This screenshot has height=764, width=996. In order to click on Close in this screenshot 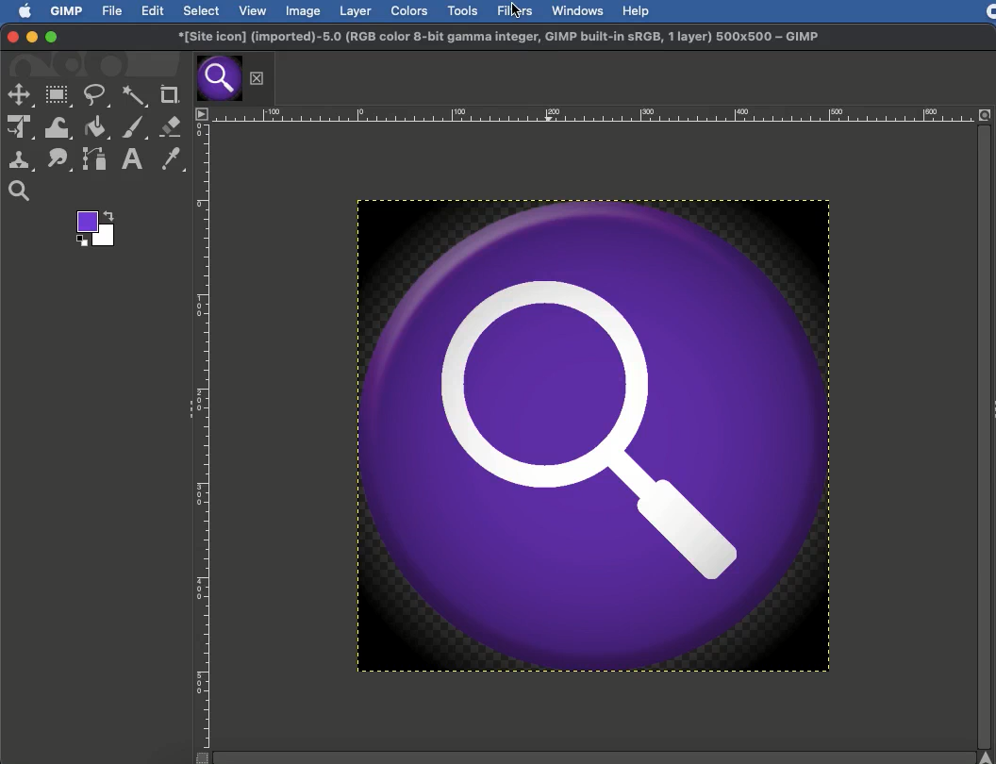, I will do `click(12, 36)`.